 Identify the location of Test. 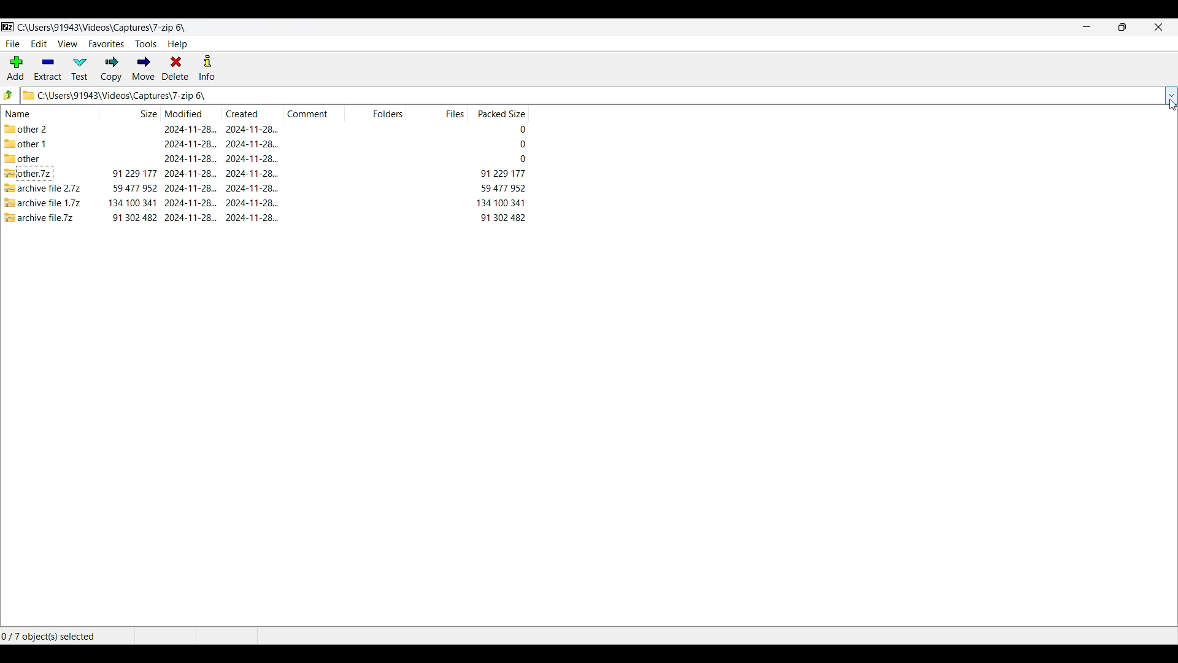
(80, 69).